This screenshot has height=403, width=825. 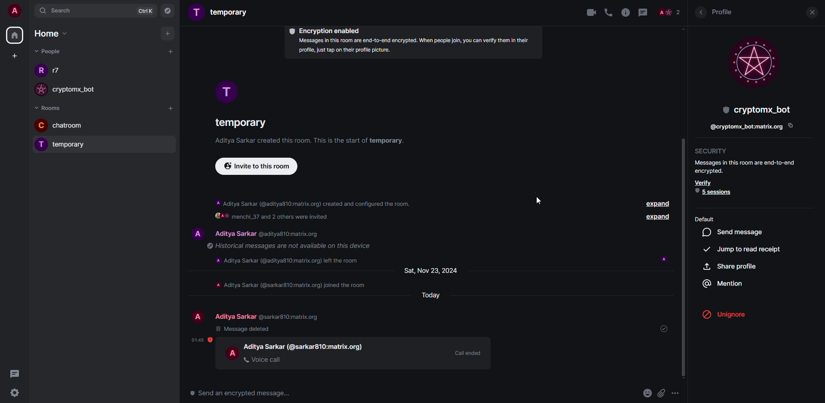 What do you see at coordinates (17, 393) in the screenshot?
I see `settings` at bounding box center [17, 393].